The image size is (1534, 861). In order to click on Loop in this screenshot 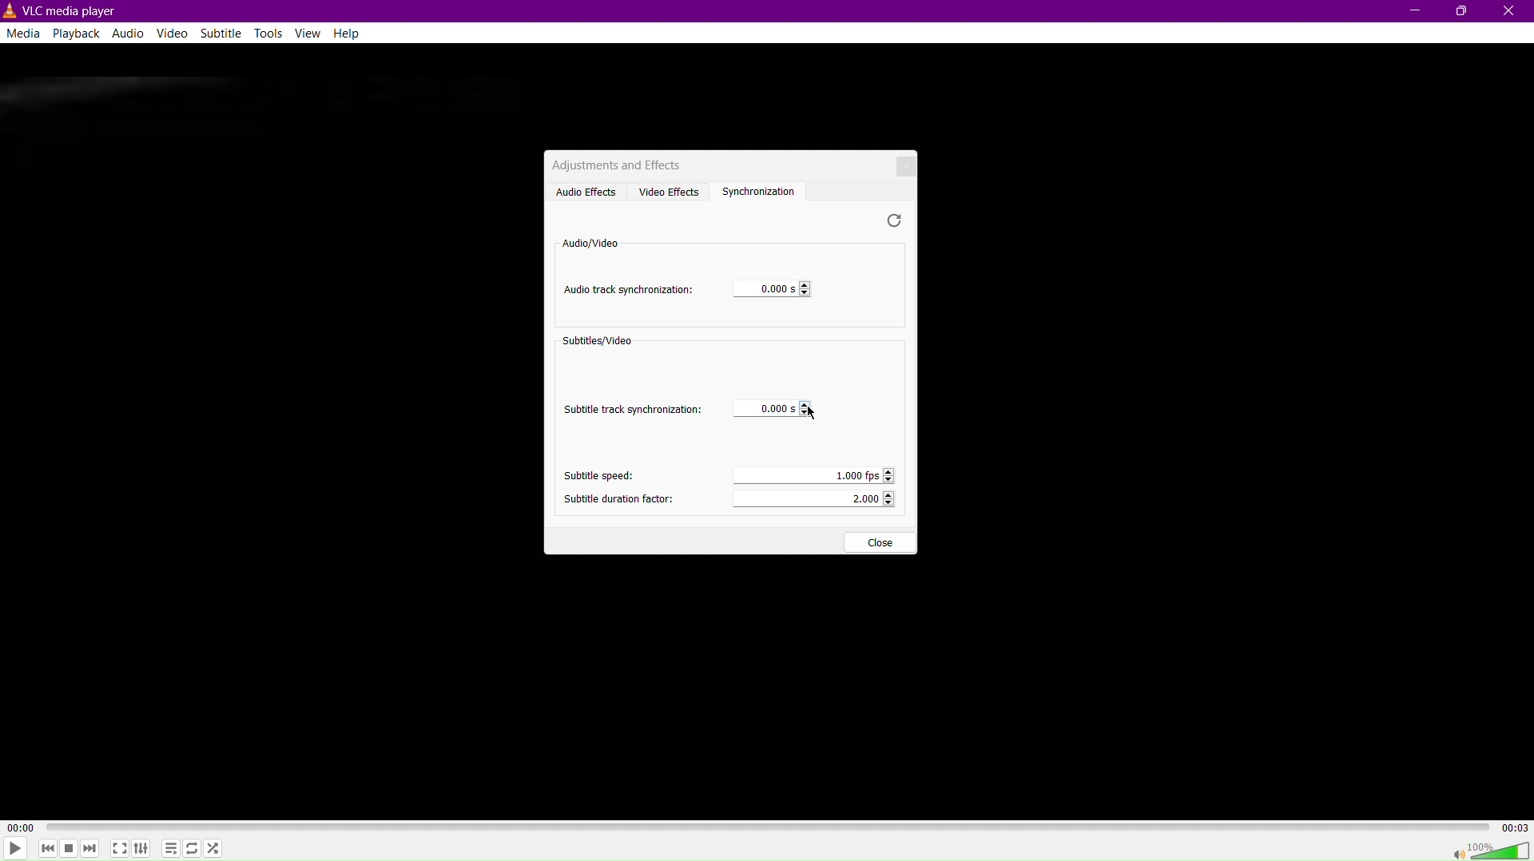, I will do `click(194, 847)`.